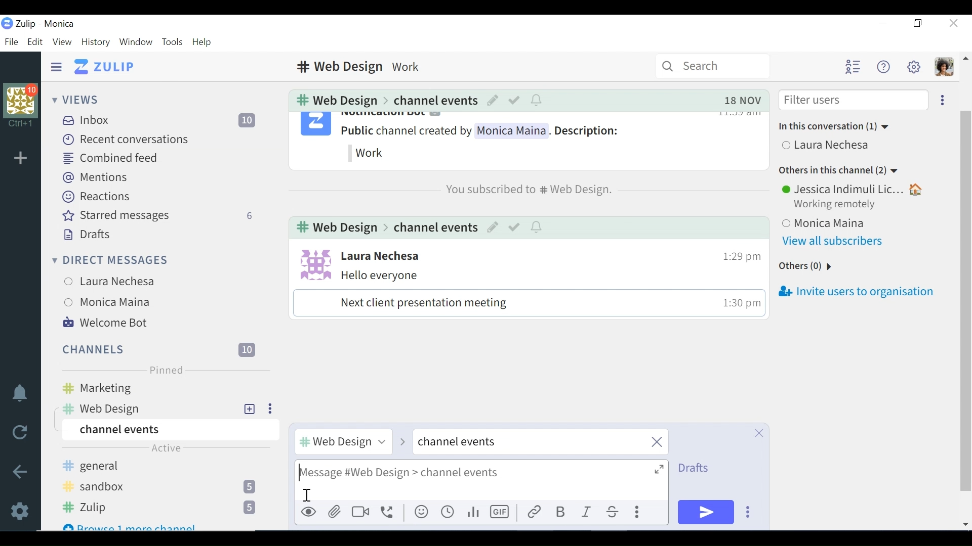 The width and height of the screenshot is (972, 546). Describe the element at coordinates (839, 171) in the screenshot. I see `Others in this channel` at that location.